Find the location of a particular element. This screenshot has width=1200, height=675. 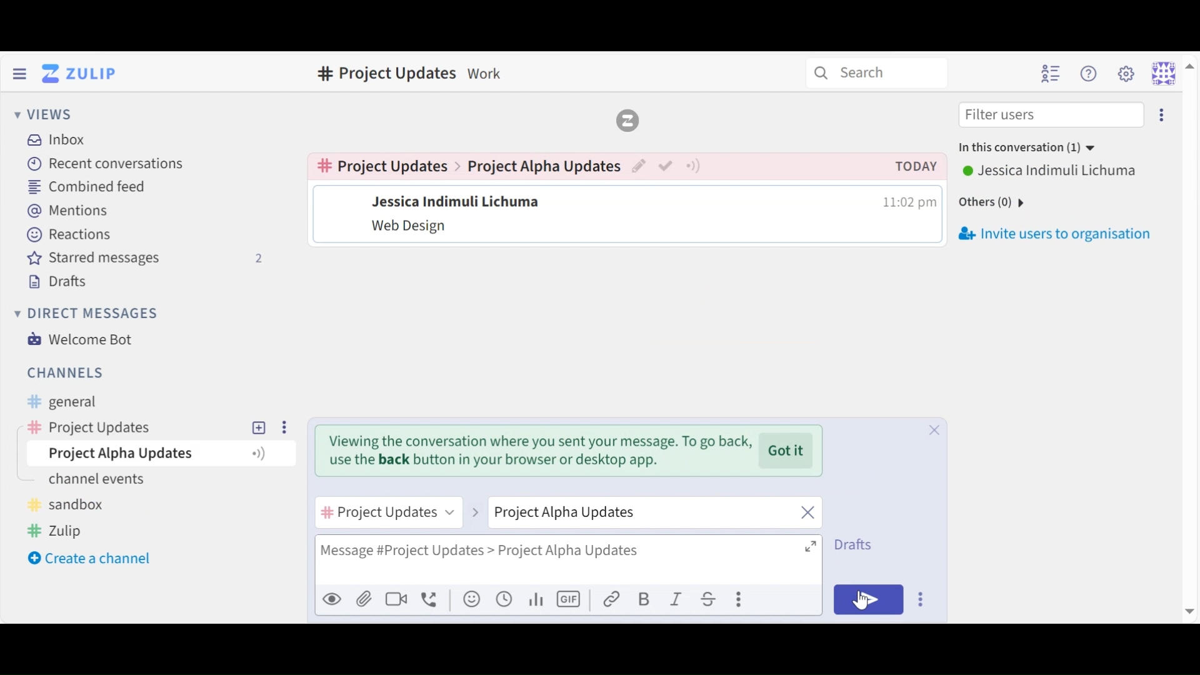

View User Card is located at coordinates (454, 201).